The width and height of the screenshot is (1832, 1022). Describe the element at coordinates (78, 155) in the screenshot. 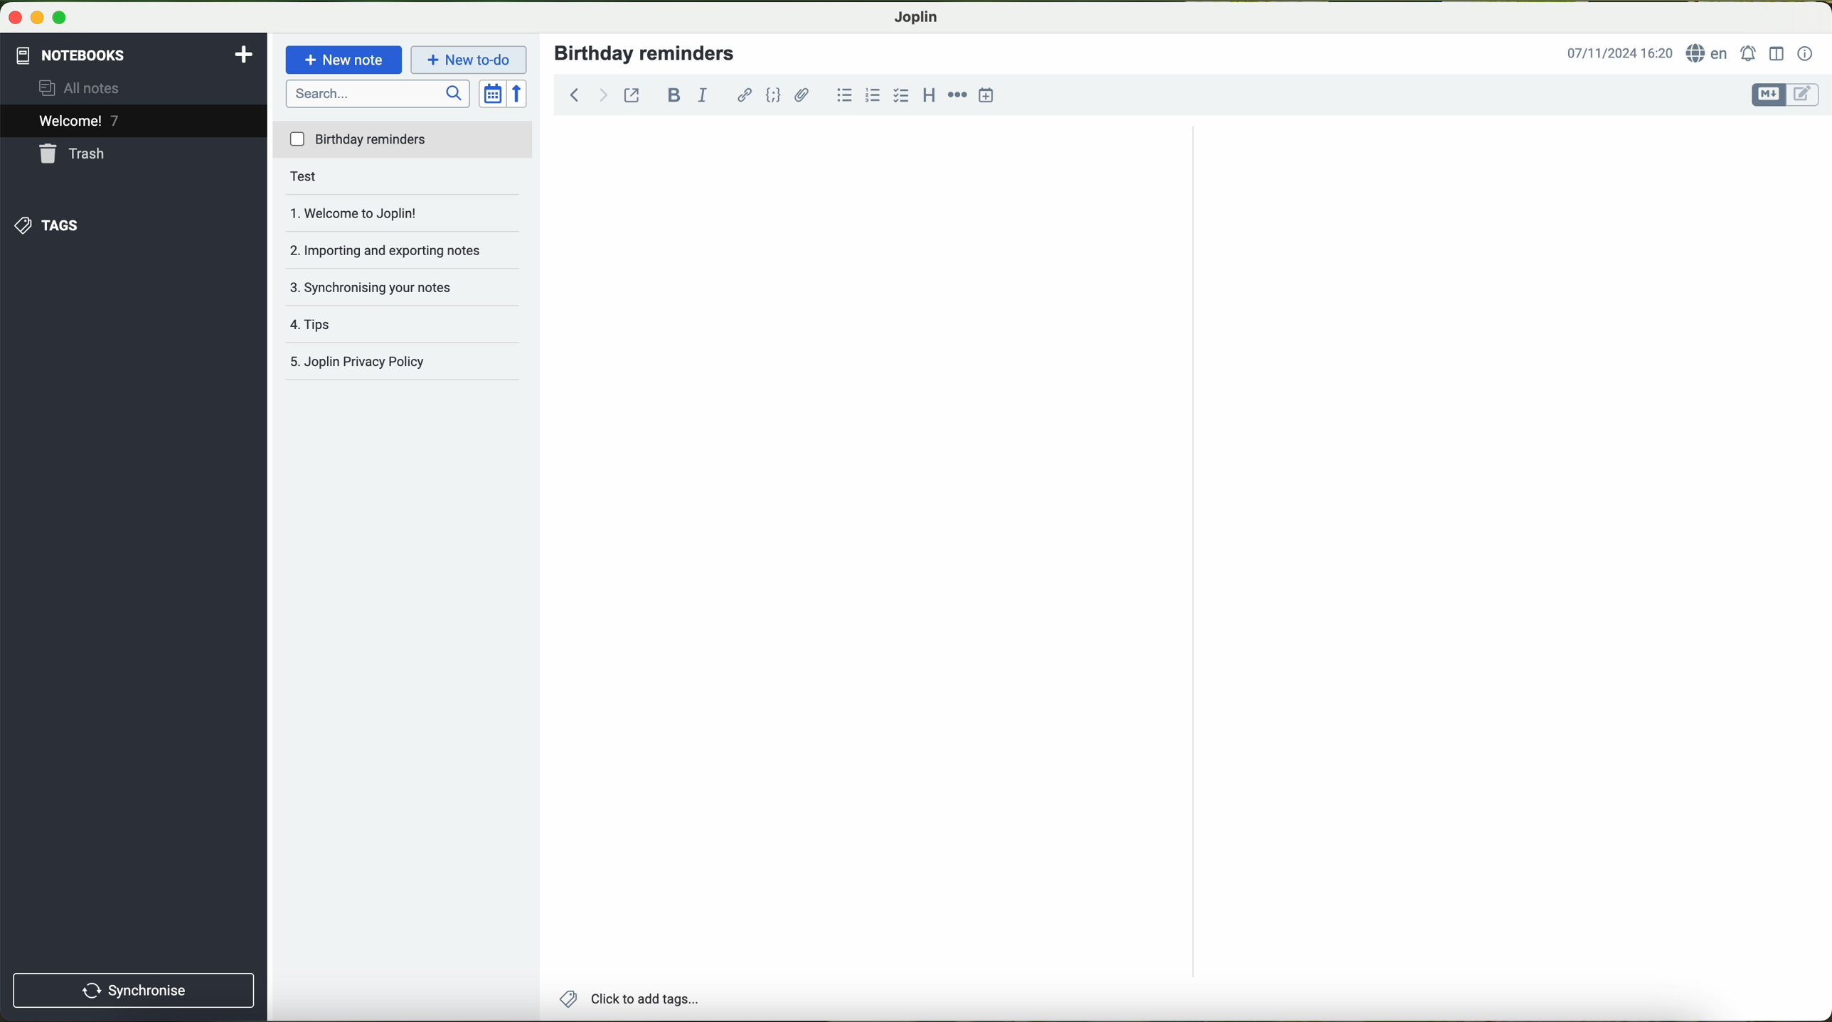

I see `trash` at that location.